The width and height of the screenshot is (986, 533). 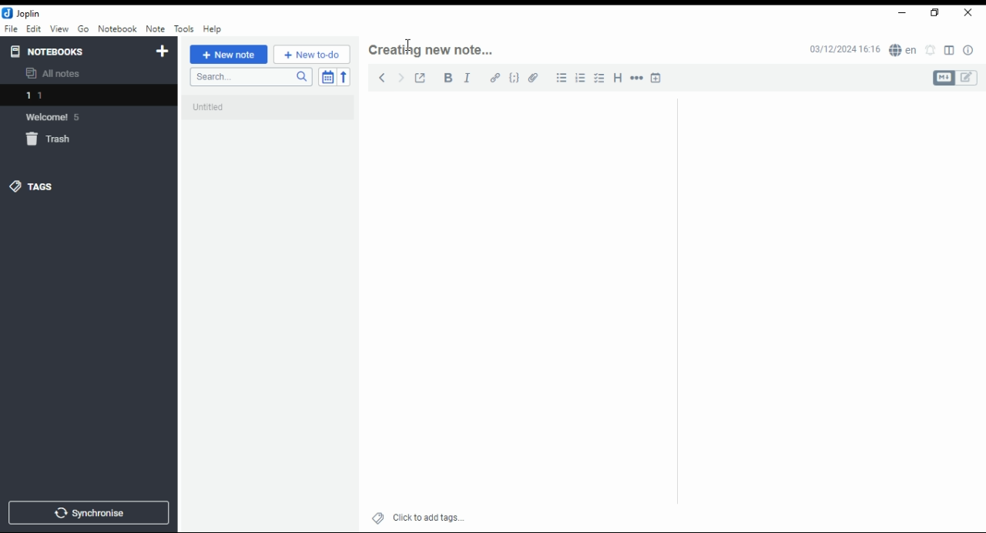 I want to click on hyperlink, so click(x=495, y=77).